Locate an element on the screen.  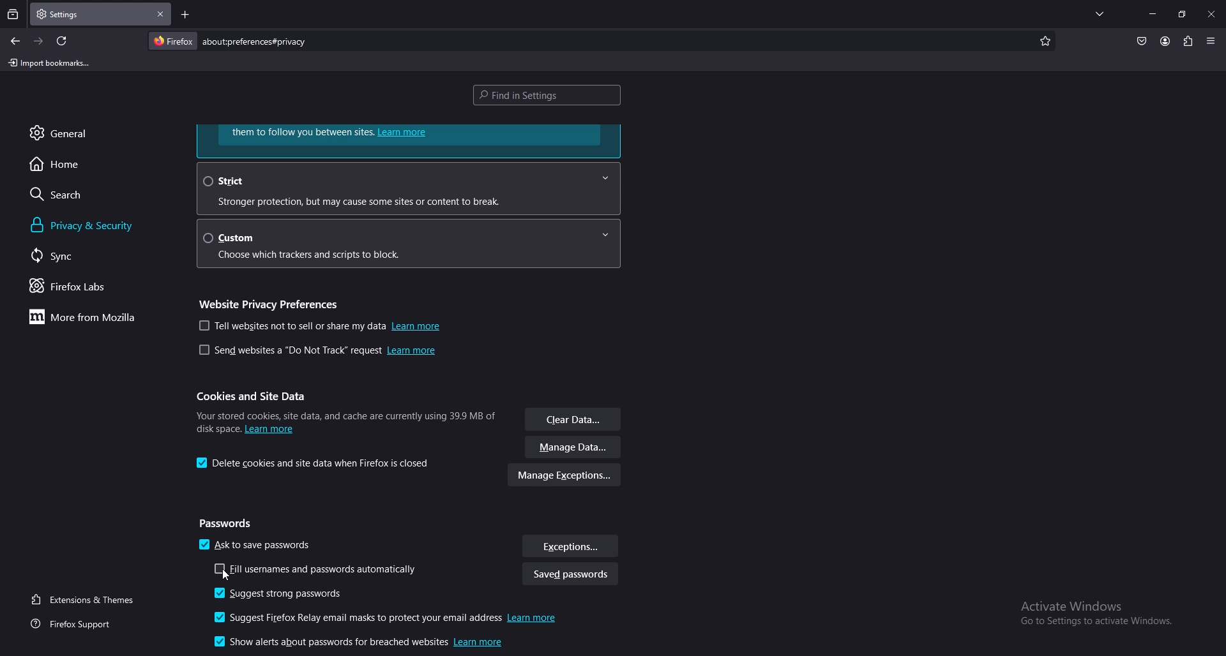
list all tabs is located at coordinates (1100, 13).